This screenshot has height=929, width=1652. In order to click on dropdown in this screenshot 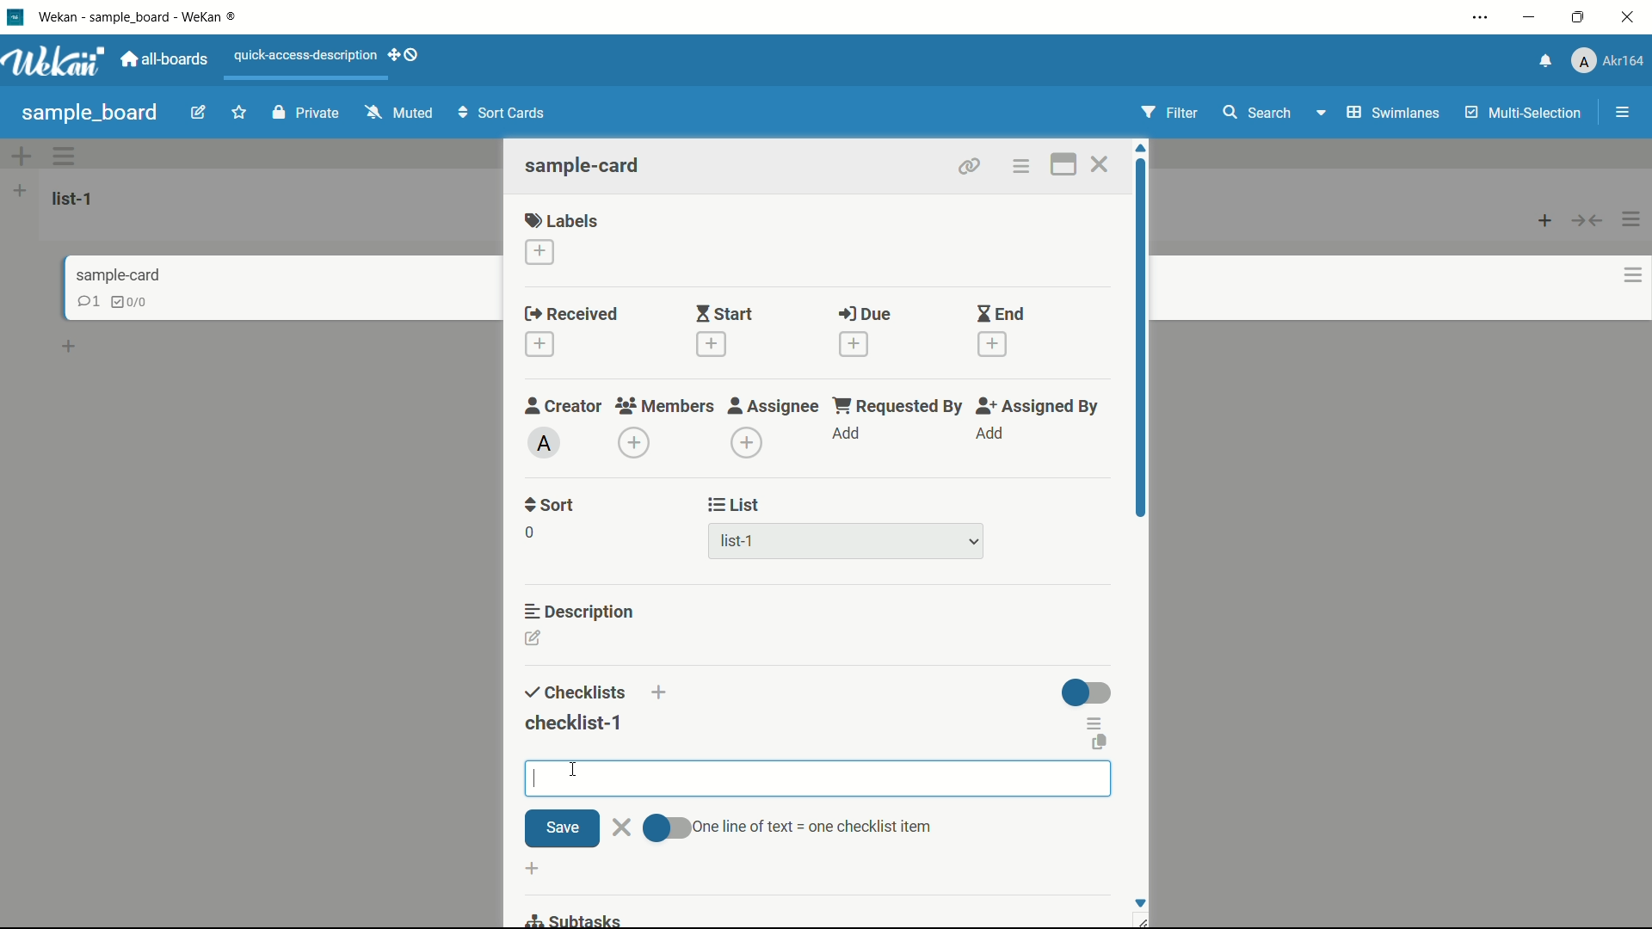, I will do `click(975, 542)`.